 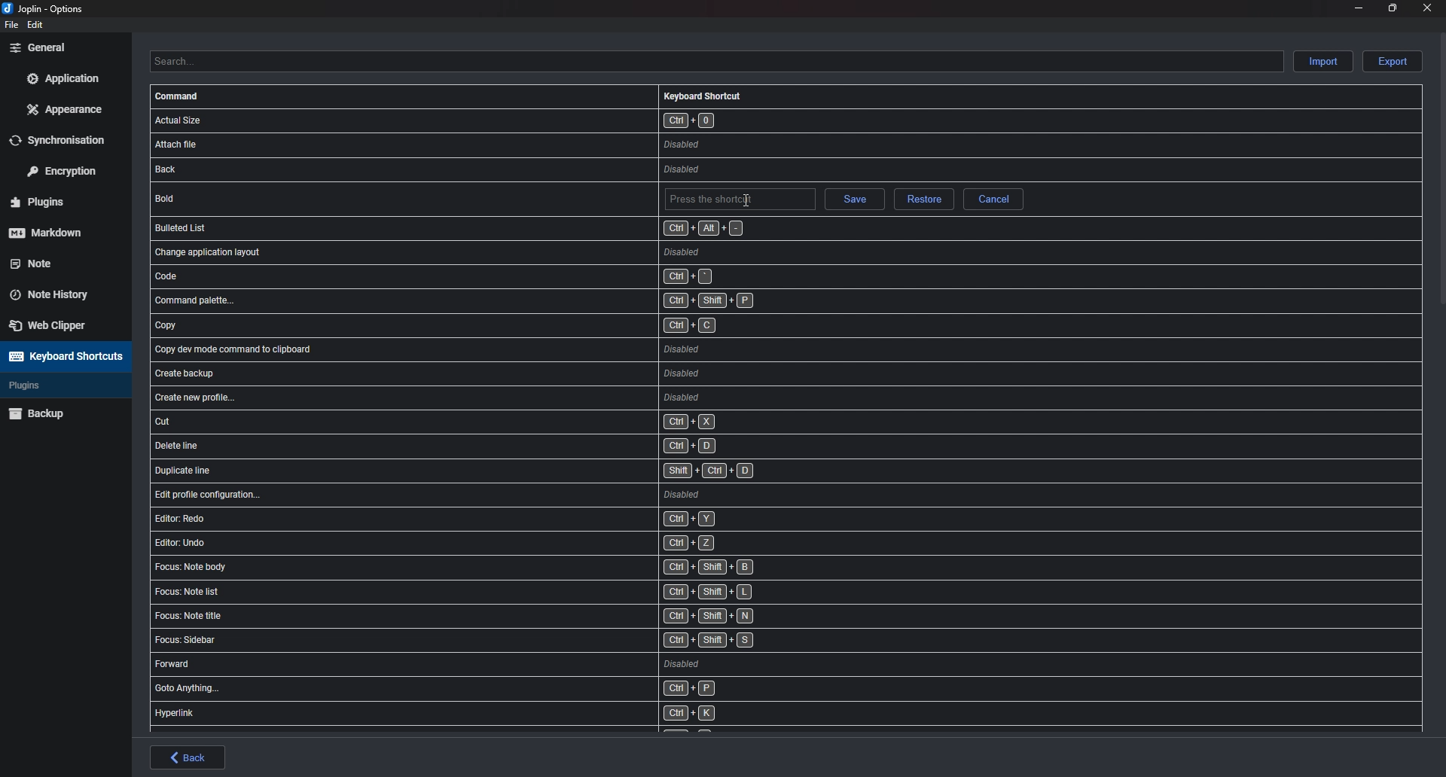 I want to click on shortcut, so click(x=498, y=542).